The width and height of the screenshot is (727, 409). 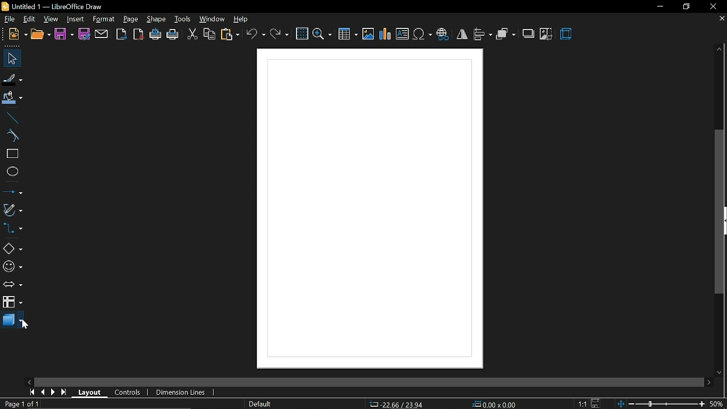 What do you see at coordinates (506, 34) in the screenshot?
I see `arrange` at bounding box center [506, 34].